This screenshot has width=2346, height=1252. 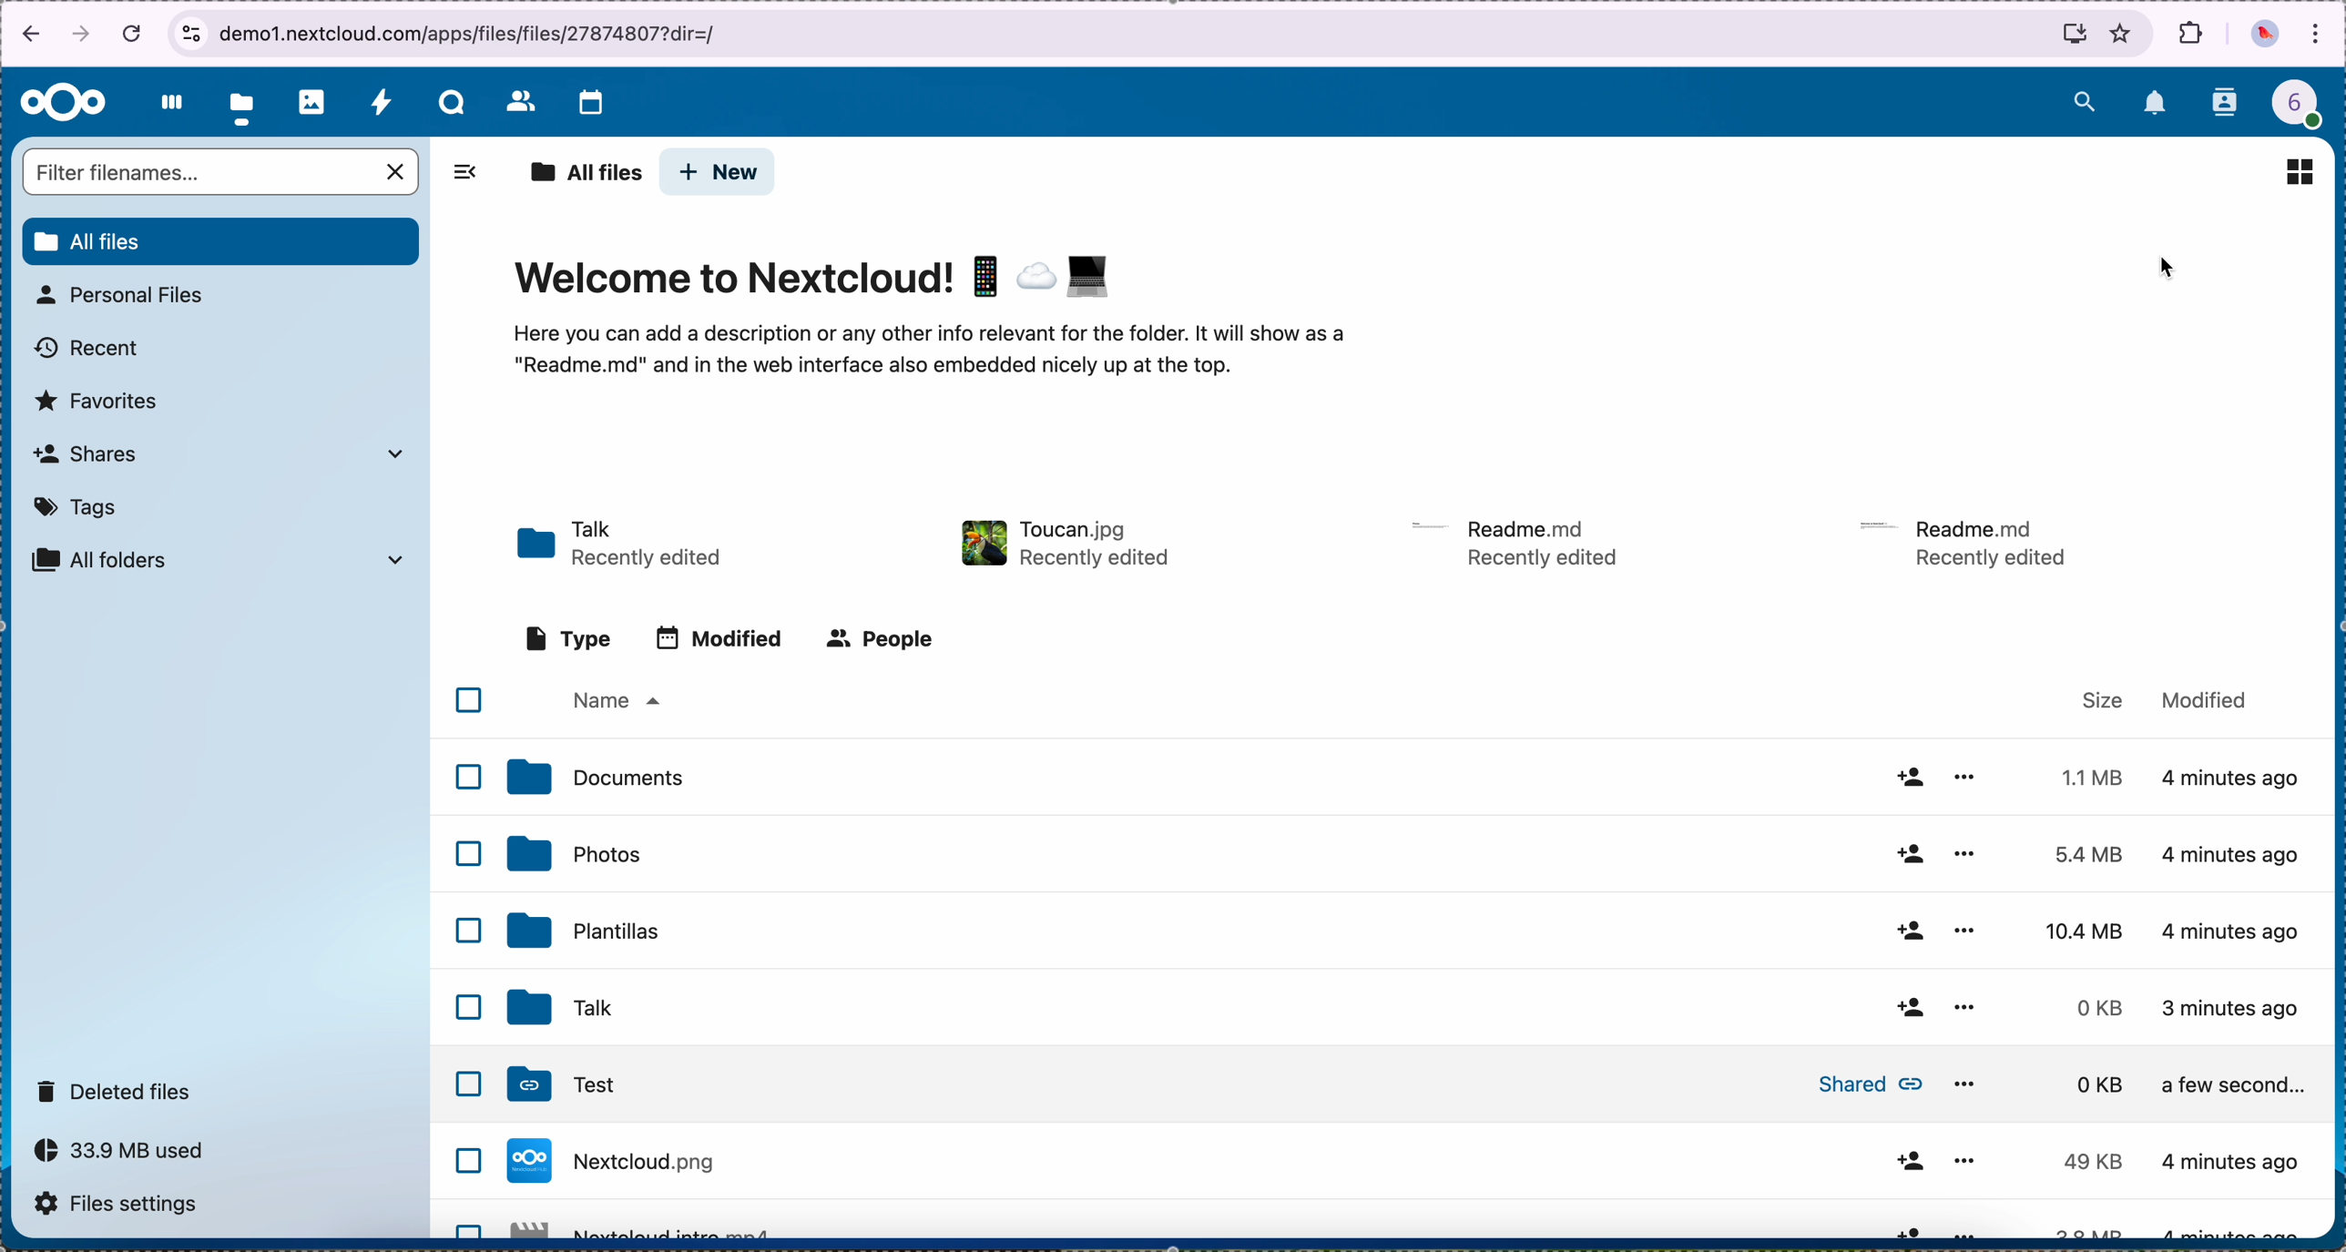 I want to click on readme file, so click(x=1972, y=540).